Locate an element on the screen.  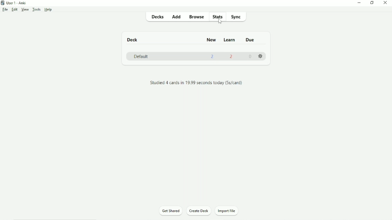
Minimize is located at coordinates (359, 3).